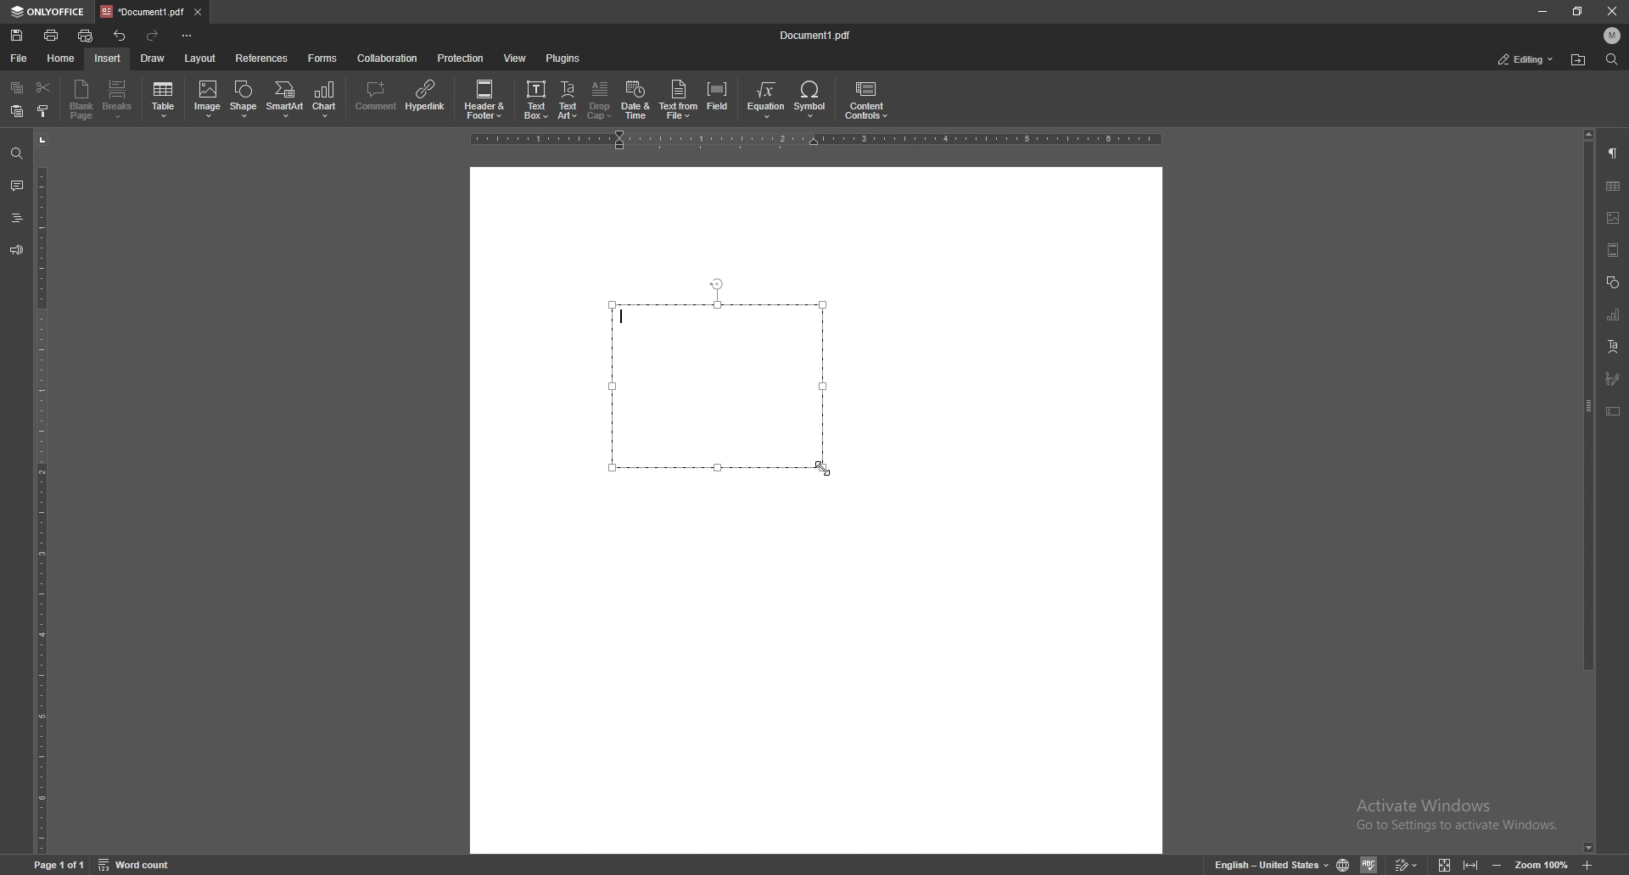 The width and height of the screenshot is (1629, 875). I want to click on blank page, so click(81, 99).